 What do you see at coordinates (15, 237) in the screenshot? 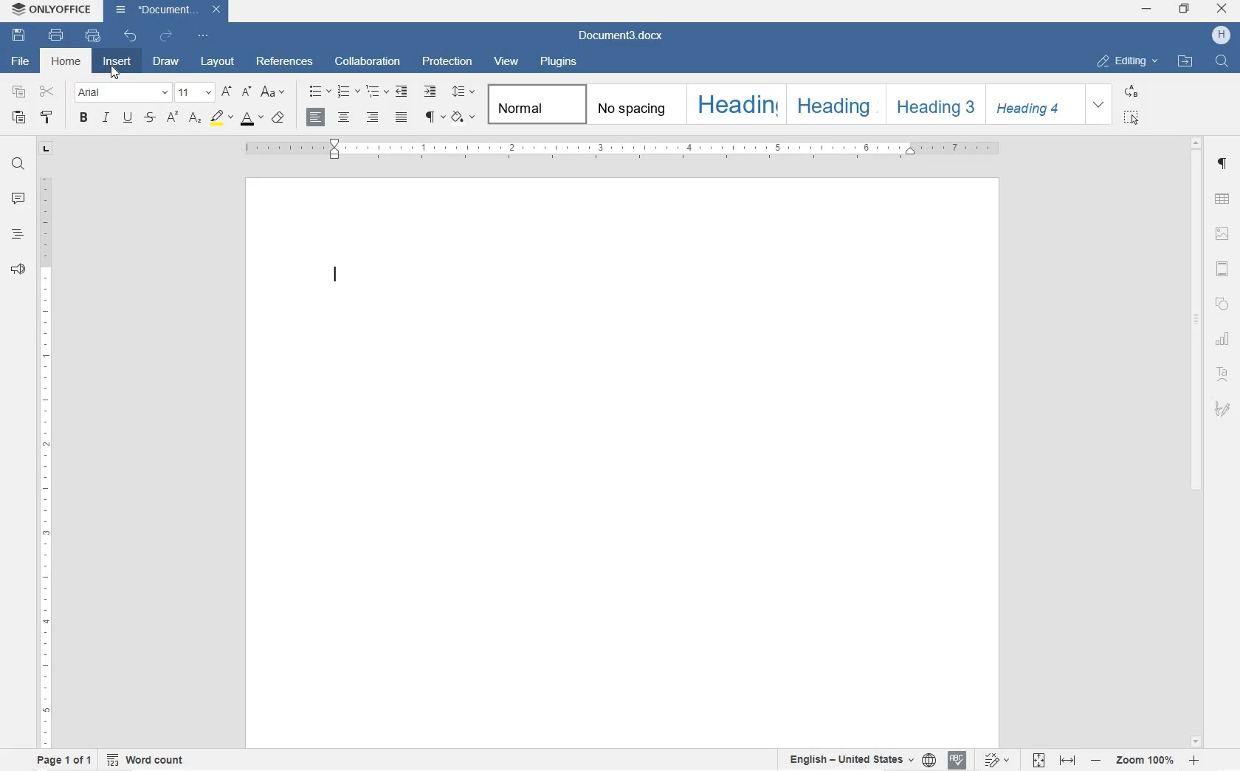
I see `HEADINGS` at bounding box center [15, 237].